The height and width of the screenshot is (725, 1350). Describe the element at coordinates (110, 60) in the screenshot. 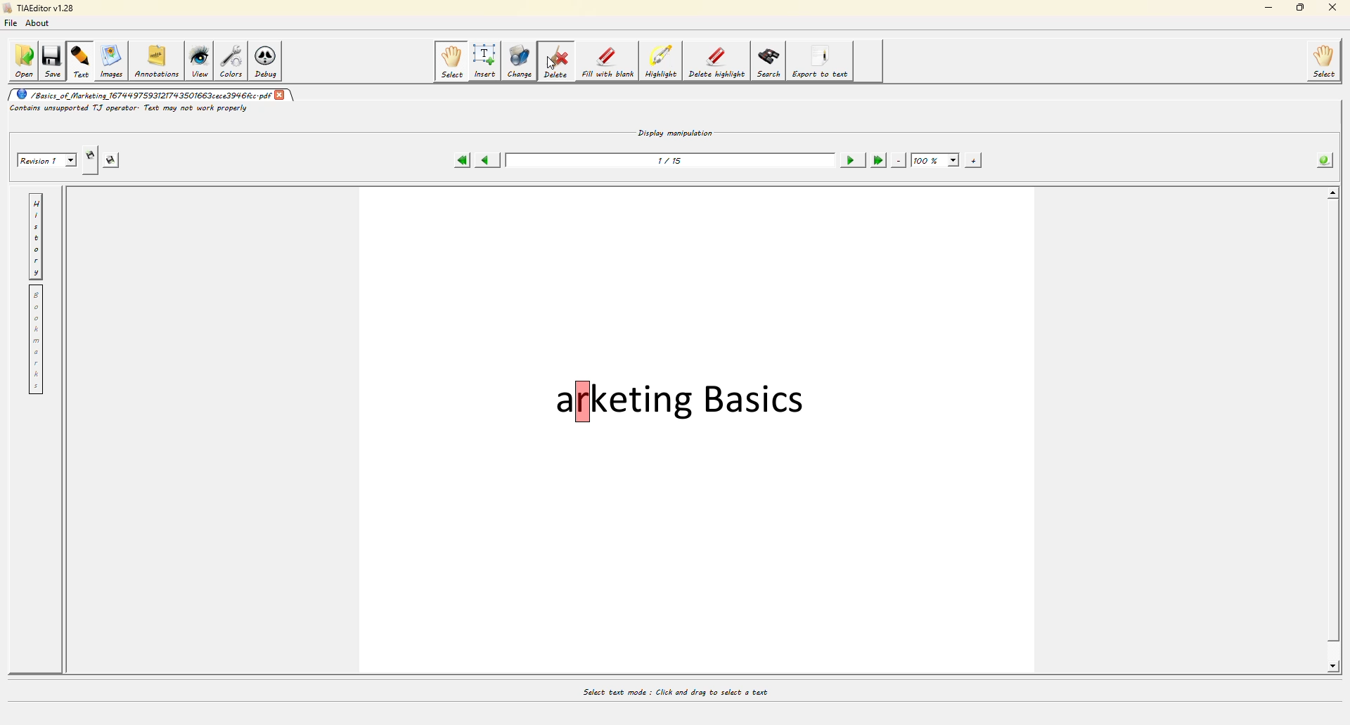

I see `images` at that location.